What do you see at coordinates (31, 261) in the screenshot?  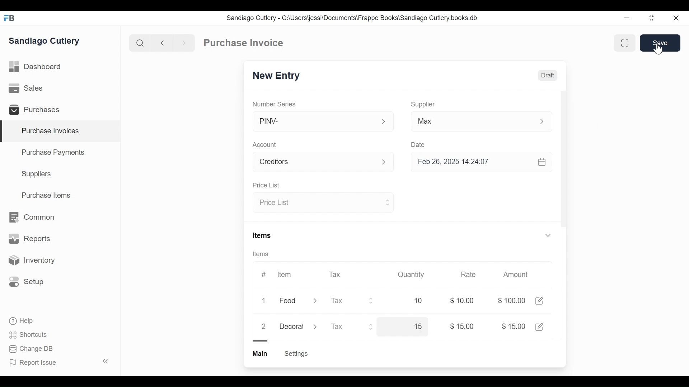 I see `Inventory` at bounding box center [31, 261].